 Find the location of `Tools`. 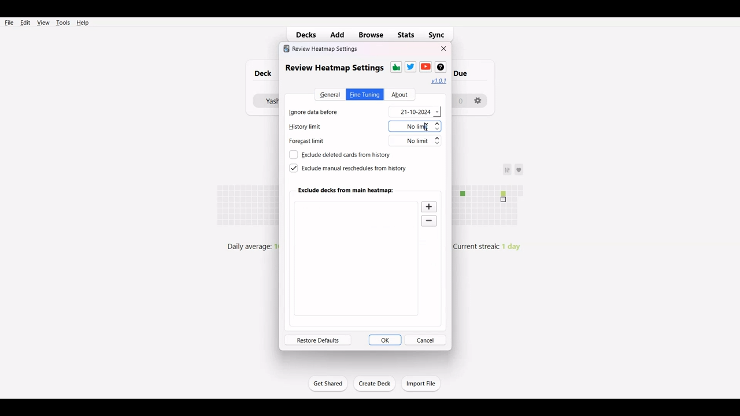

Tools is located at coordinates (62, 23).